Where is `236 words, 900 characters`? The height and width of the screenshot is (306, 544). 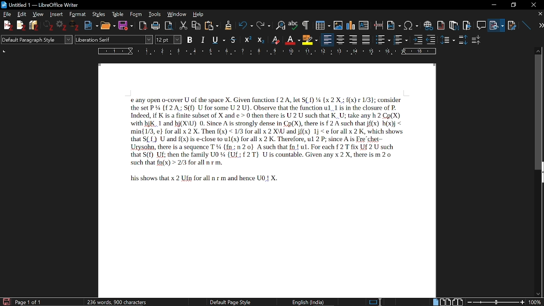 236 words, 900 characters is located at coordinates (117, 300).